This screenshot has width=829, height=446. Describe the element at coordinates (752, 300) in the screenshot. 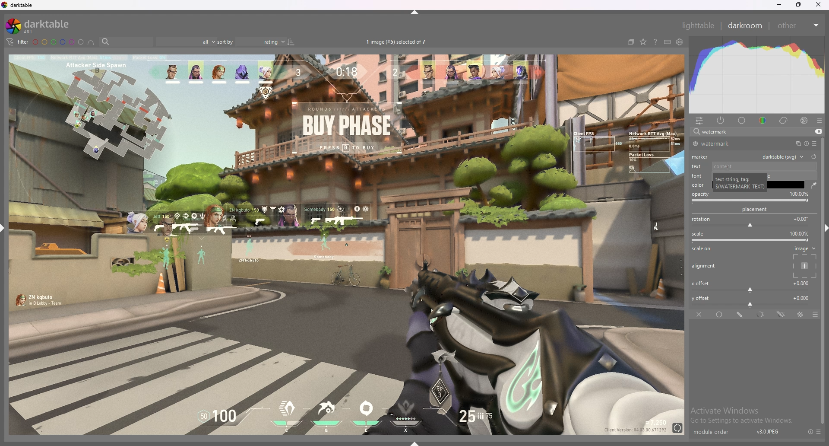

I see `y offset` at that location.